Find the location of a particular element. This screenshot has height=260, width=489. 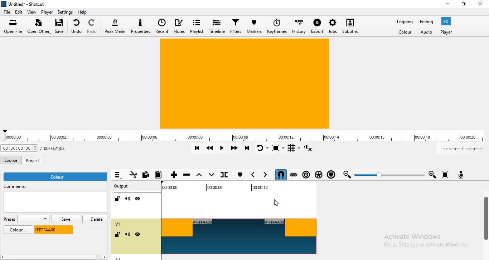

color is located at coordinates (56, 177).